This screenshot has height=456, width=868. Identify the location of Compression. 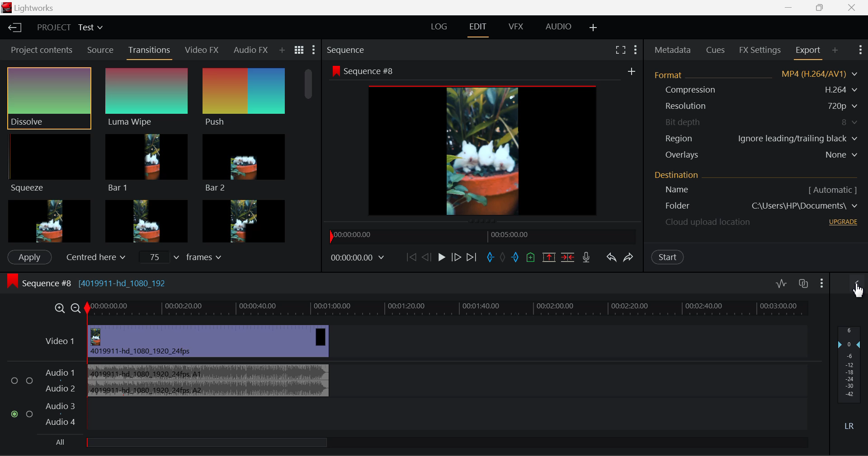
(754, 89).